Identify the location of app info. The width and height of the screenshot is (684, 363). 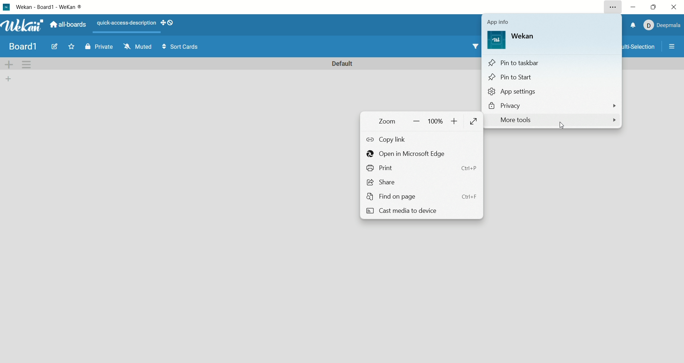
(498, 21).